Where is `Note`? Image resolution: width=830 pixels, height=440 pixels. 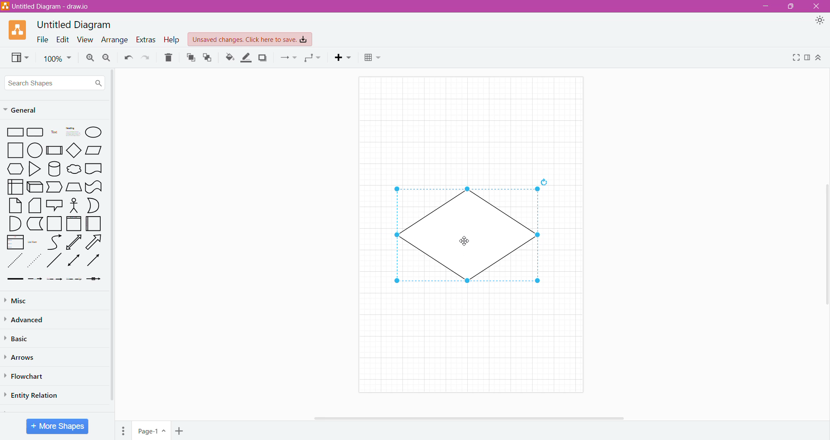 Note is located at coordinates (15, 205).